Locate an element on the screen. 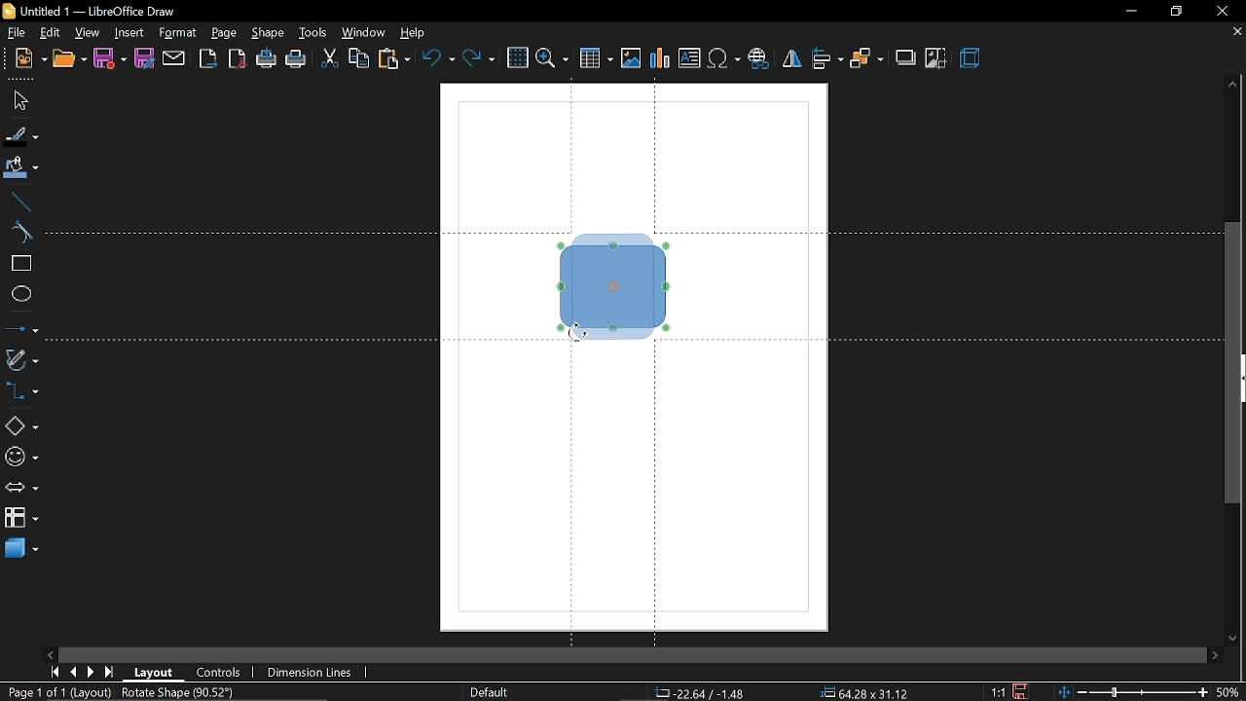  3d effect is located at coordinates (973, 58).